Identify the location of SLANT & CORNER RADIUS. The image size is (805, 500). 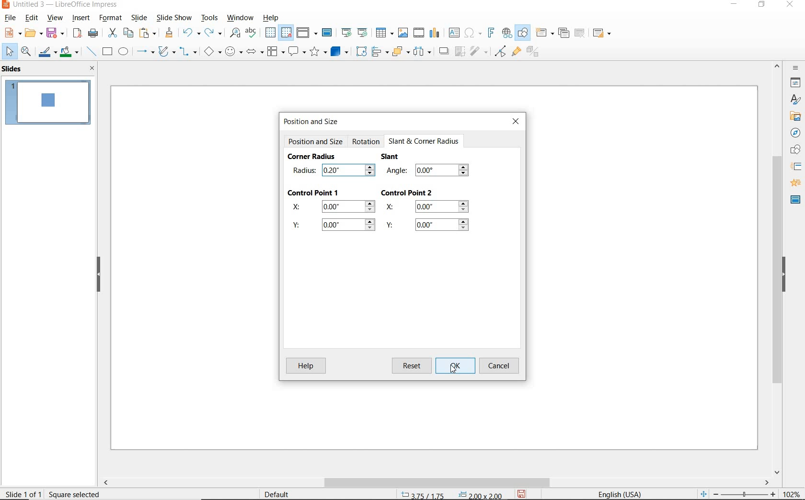
(424, 141).